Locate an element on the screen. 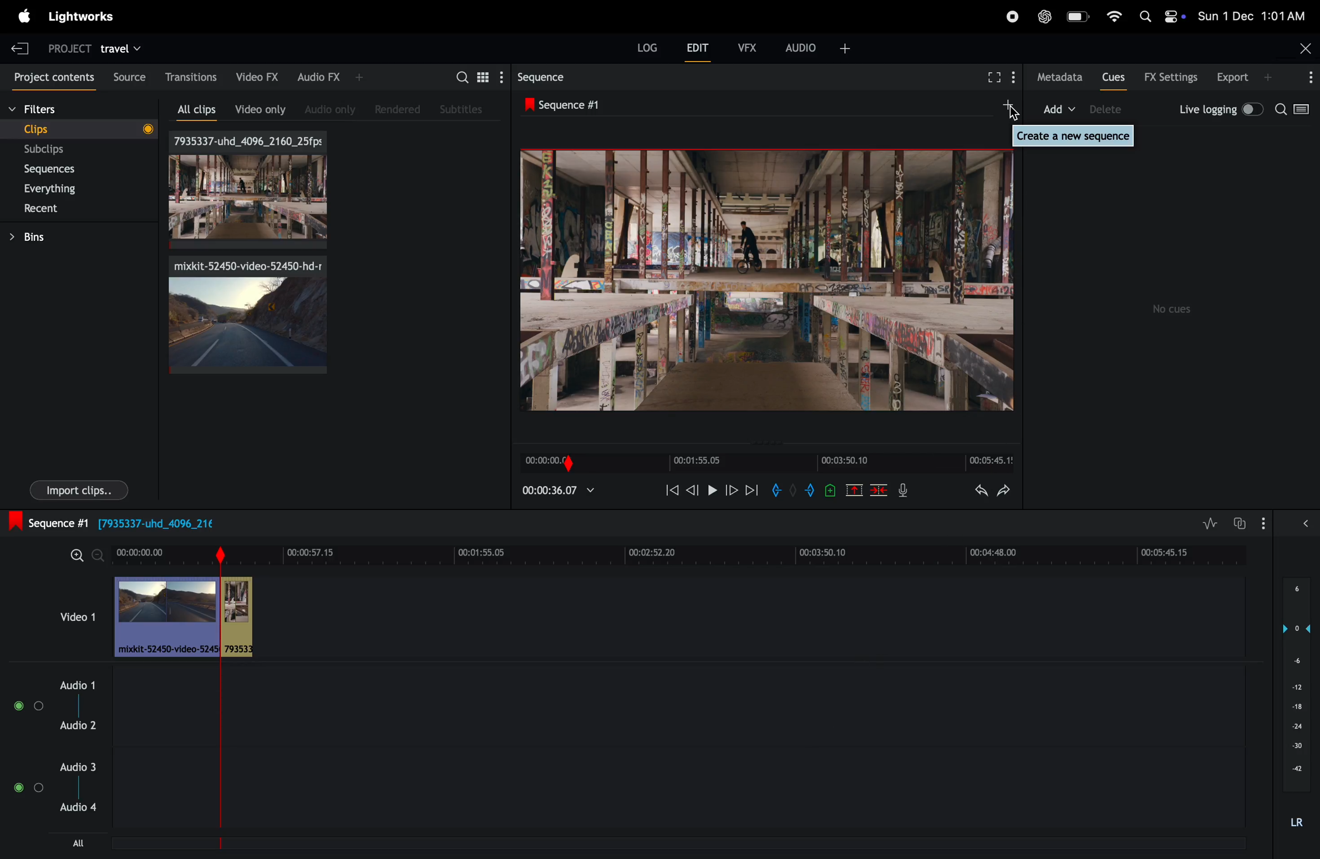 The image size is (1320, 859). add is located at coordinates (1005, 104).